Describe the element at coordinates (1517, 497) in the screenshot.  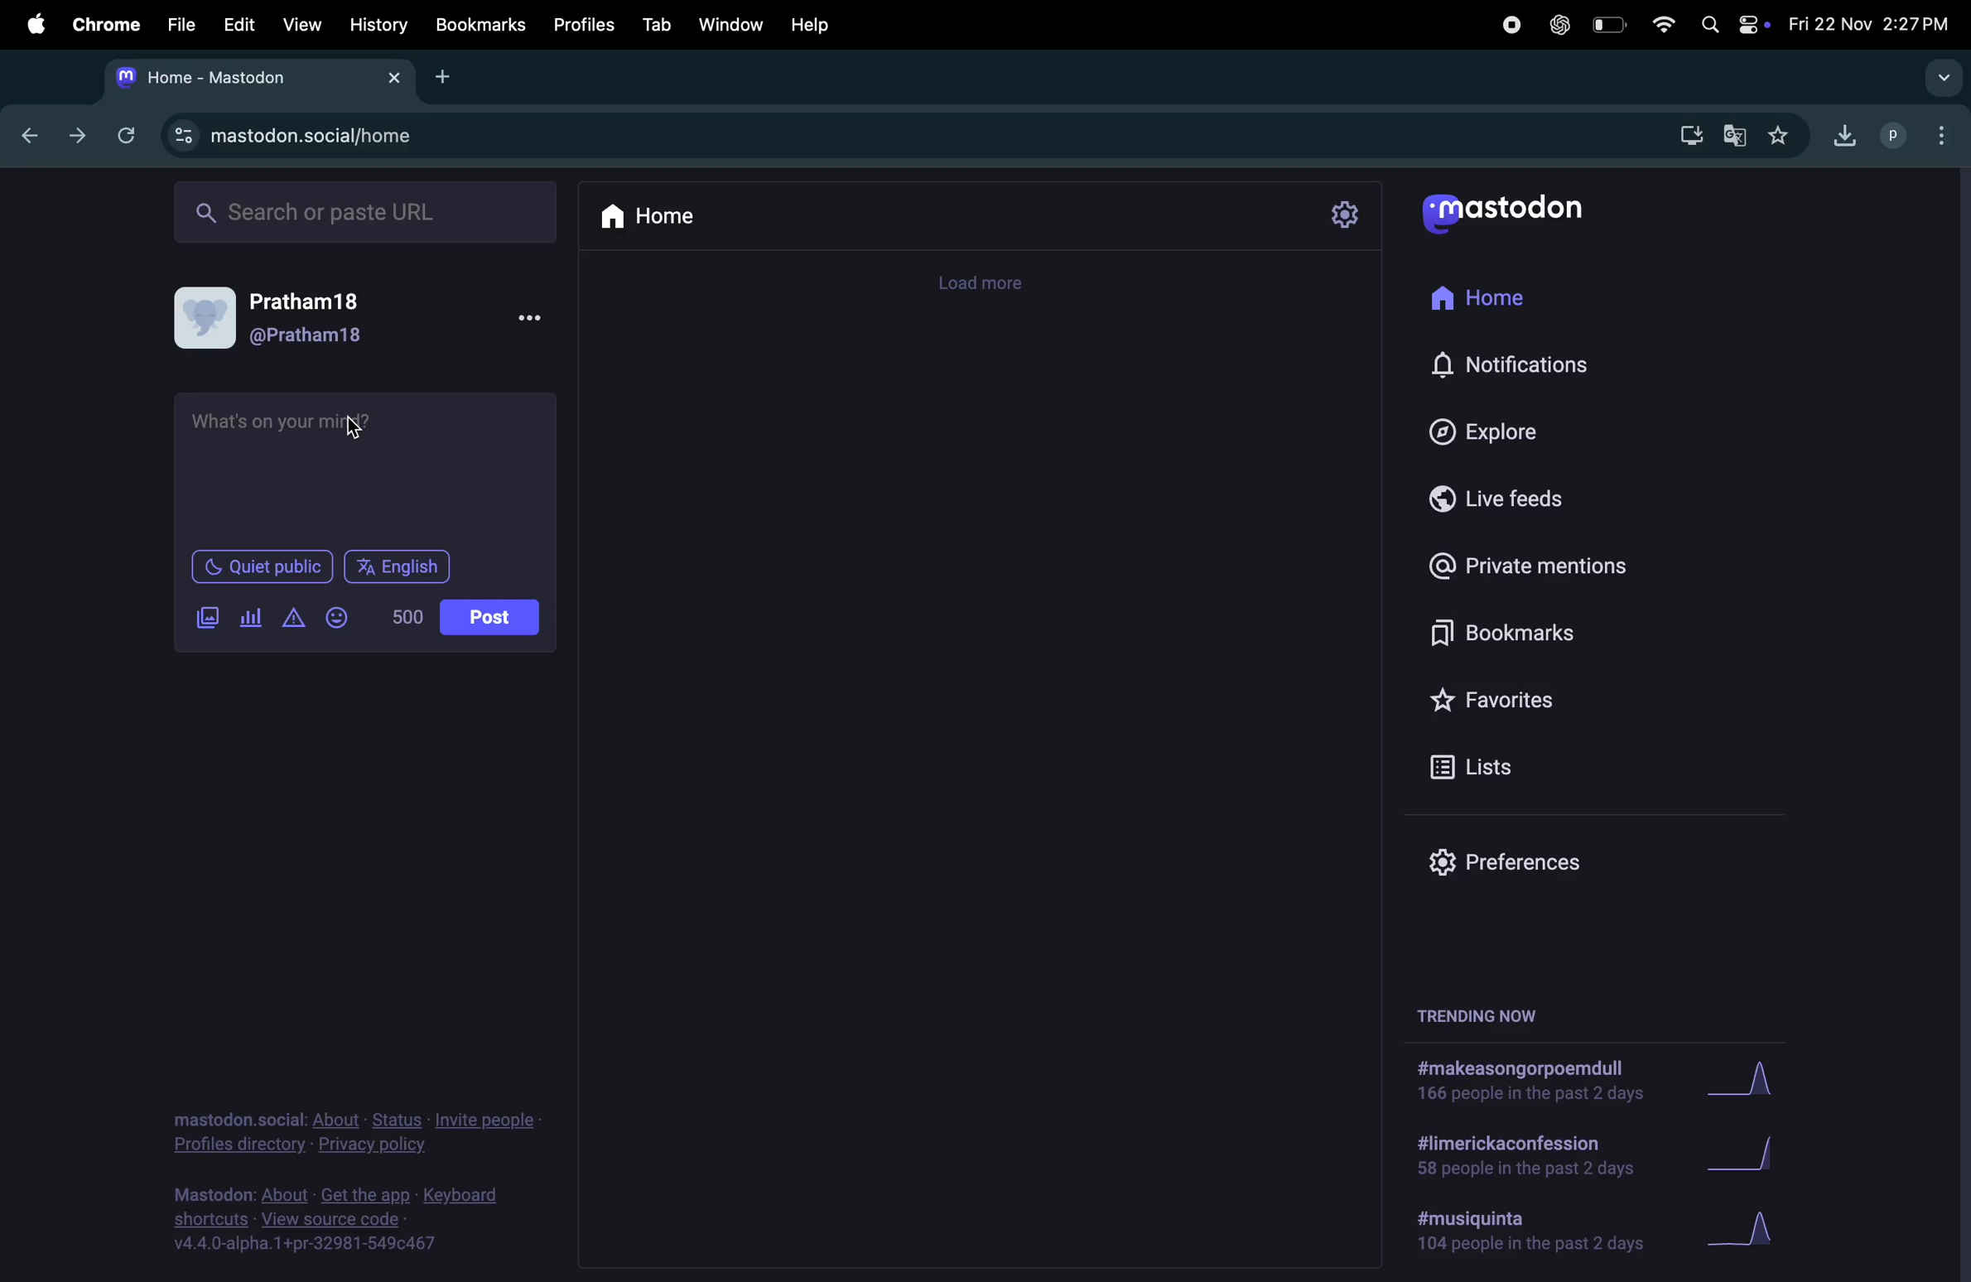
I see `live feeds` at that location.